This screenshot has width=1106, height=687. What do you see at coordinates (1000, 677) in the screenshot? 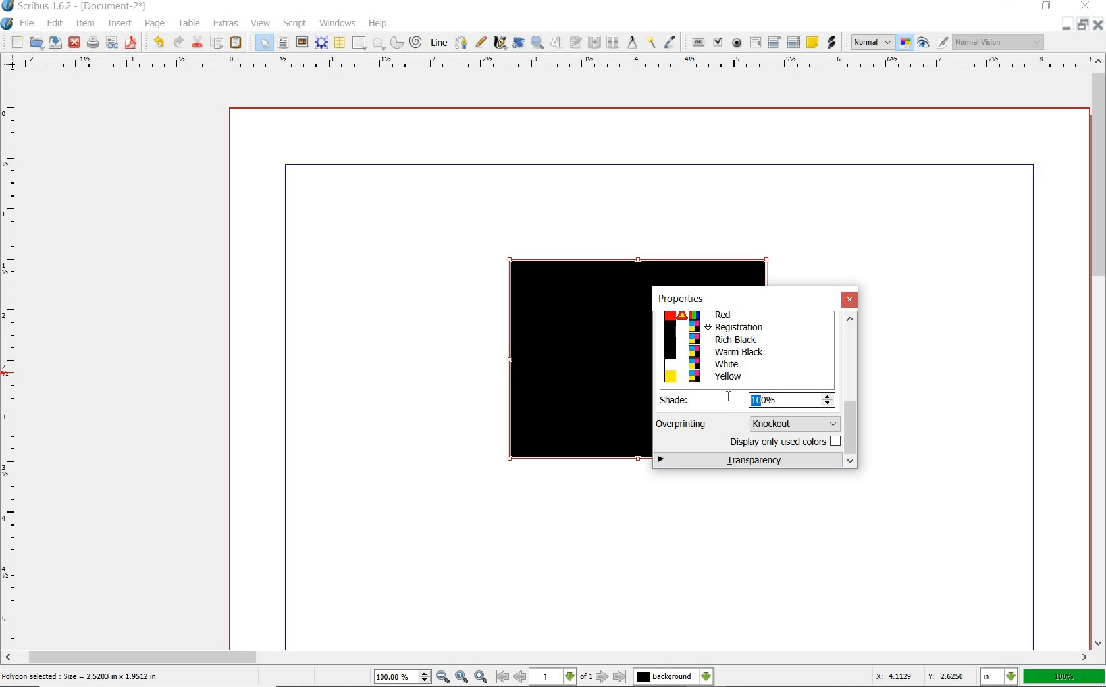
I see `select the current unit` at bounding box center [1000, 677].